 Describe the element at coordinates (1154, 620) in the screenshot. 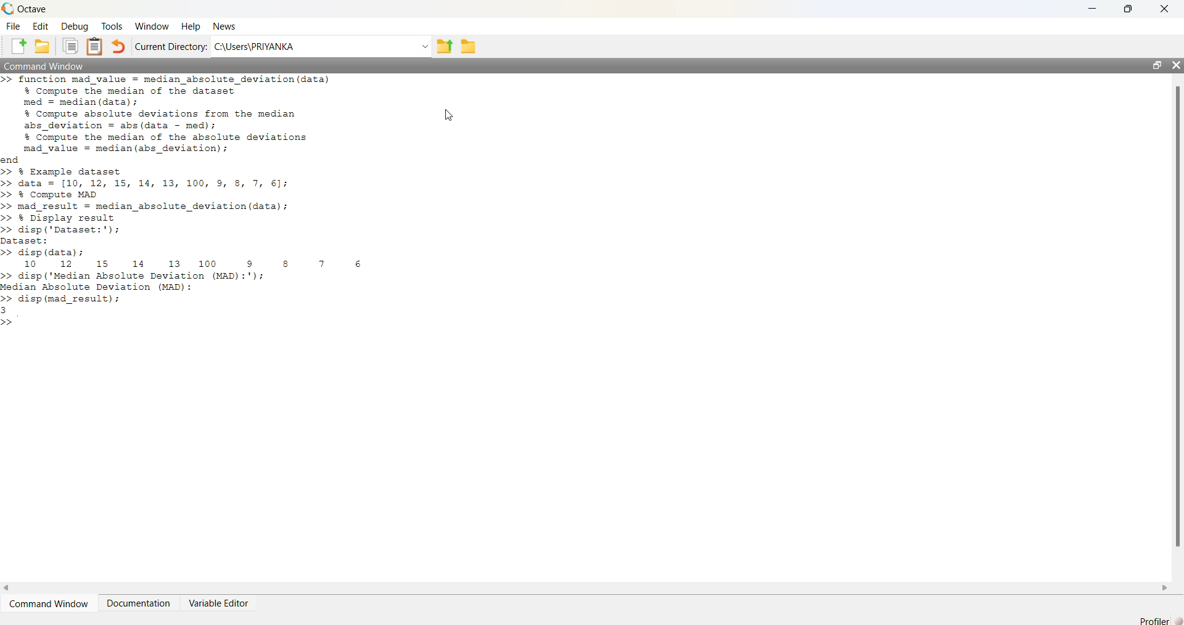

I see `Profiler` at that location.